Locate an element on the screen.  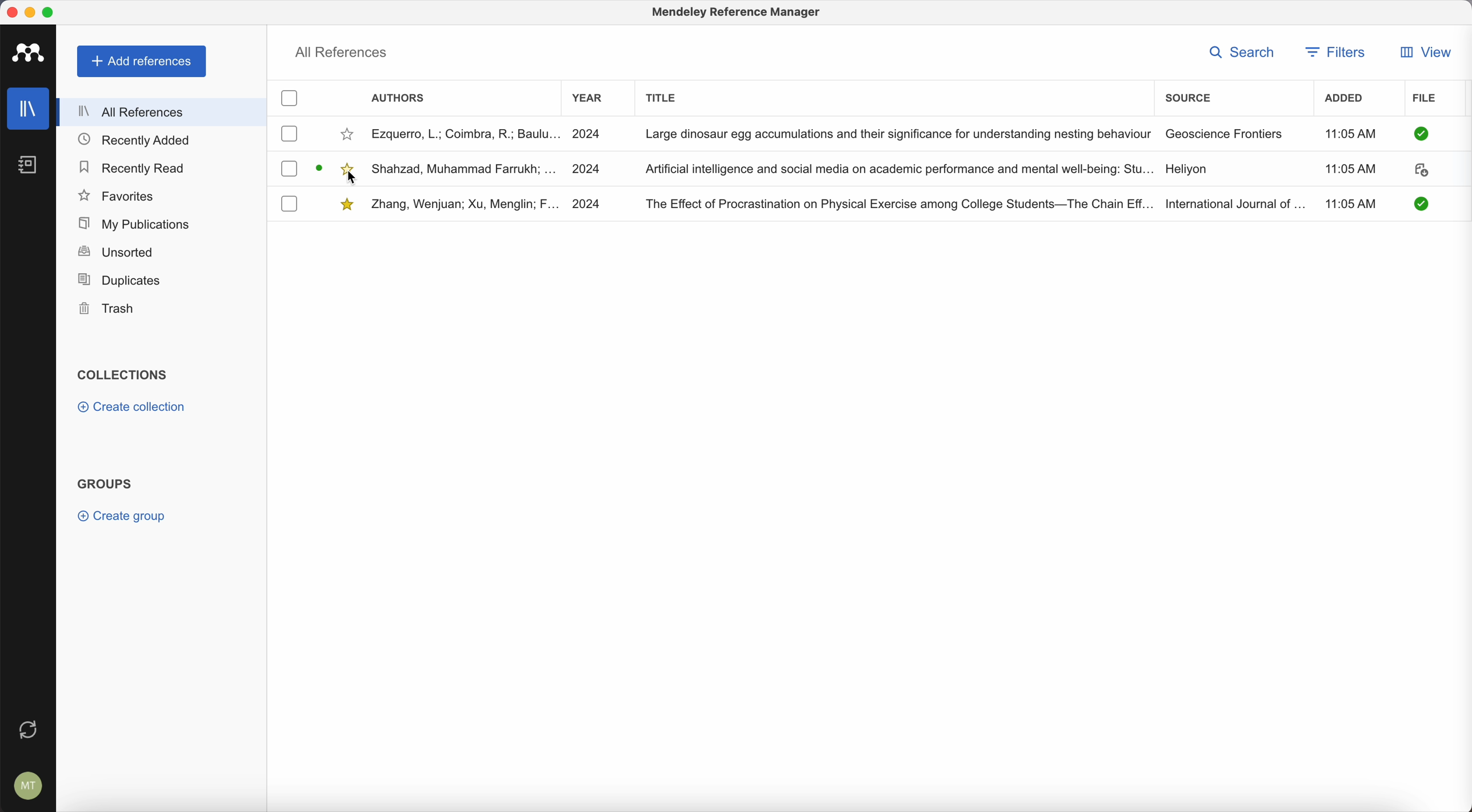
favorite is located at coordinates (349, 134).